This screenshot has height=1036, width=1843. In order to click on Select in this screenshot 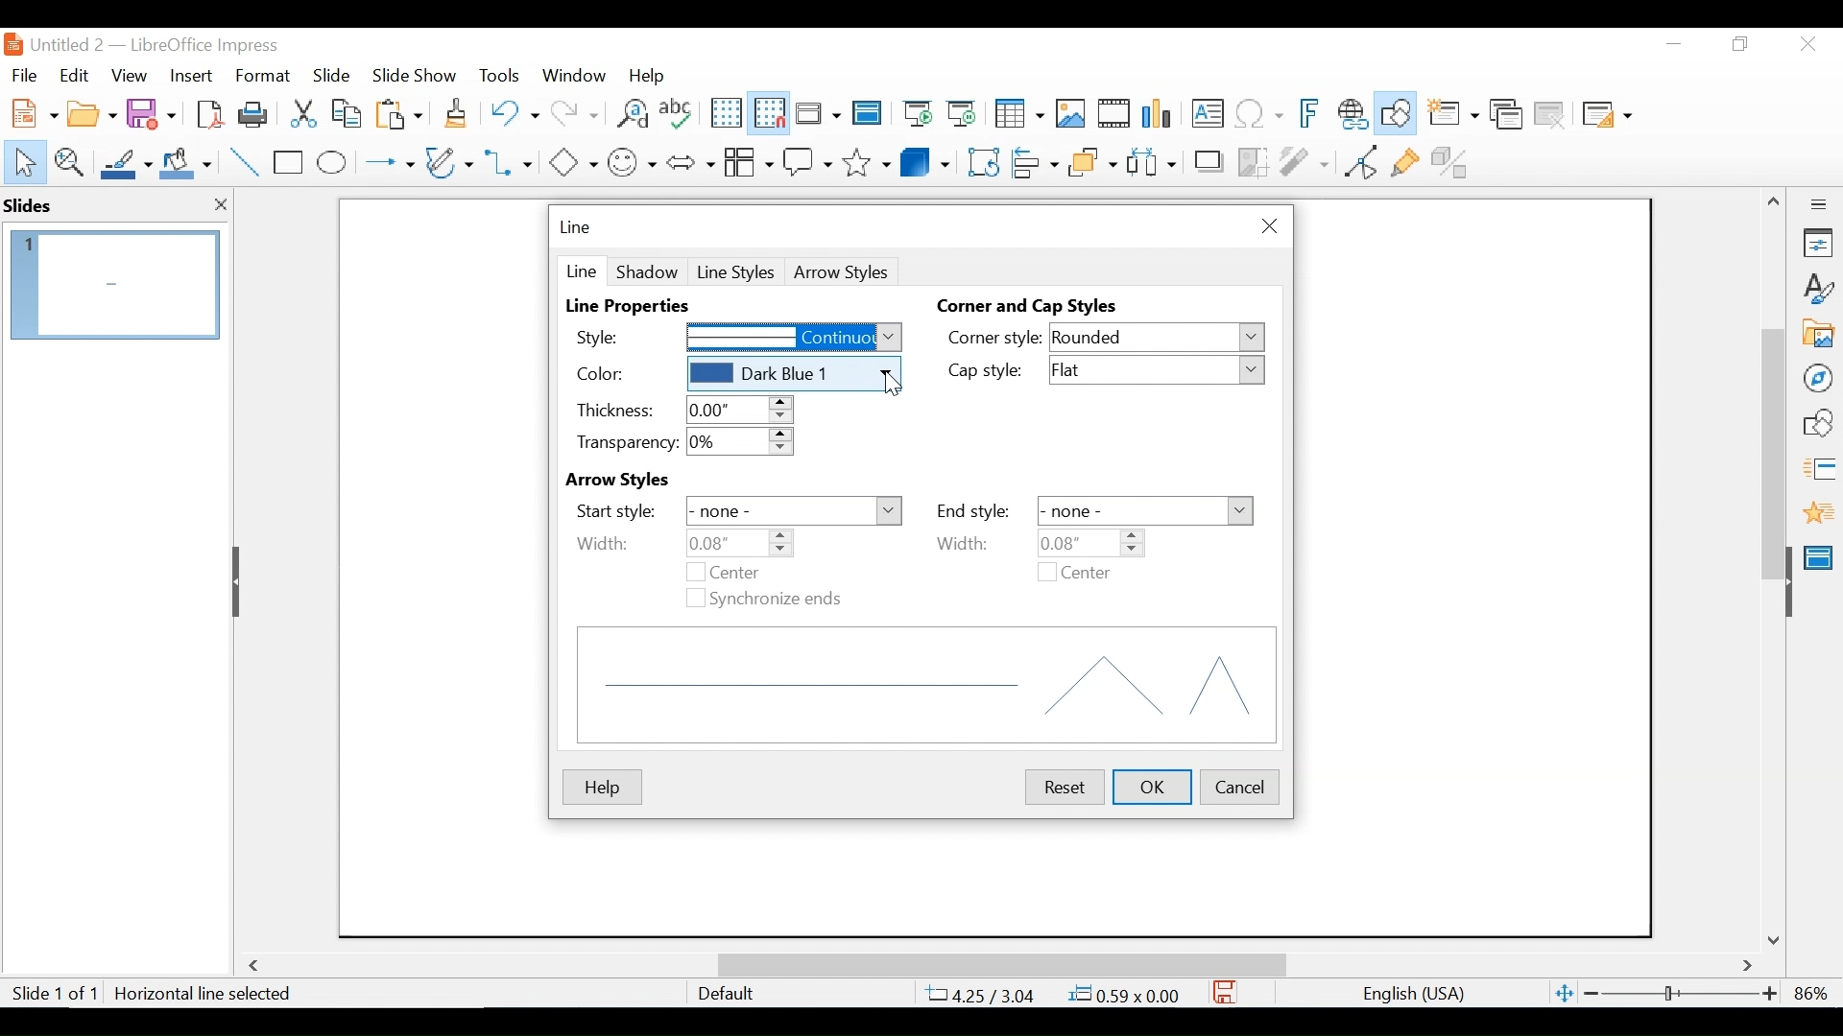, I will do `click(21, 160)`.